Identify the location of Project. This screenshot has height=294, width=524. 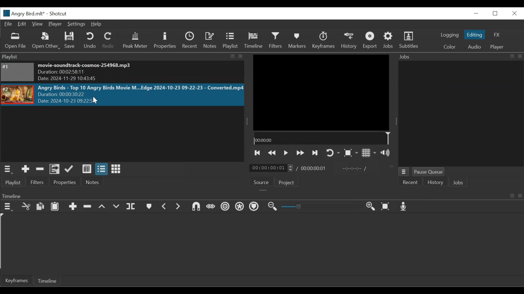
(286, 182).